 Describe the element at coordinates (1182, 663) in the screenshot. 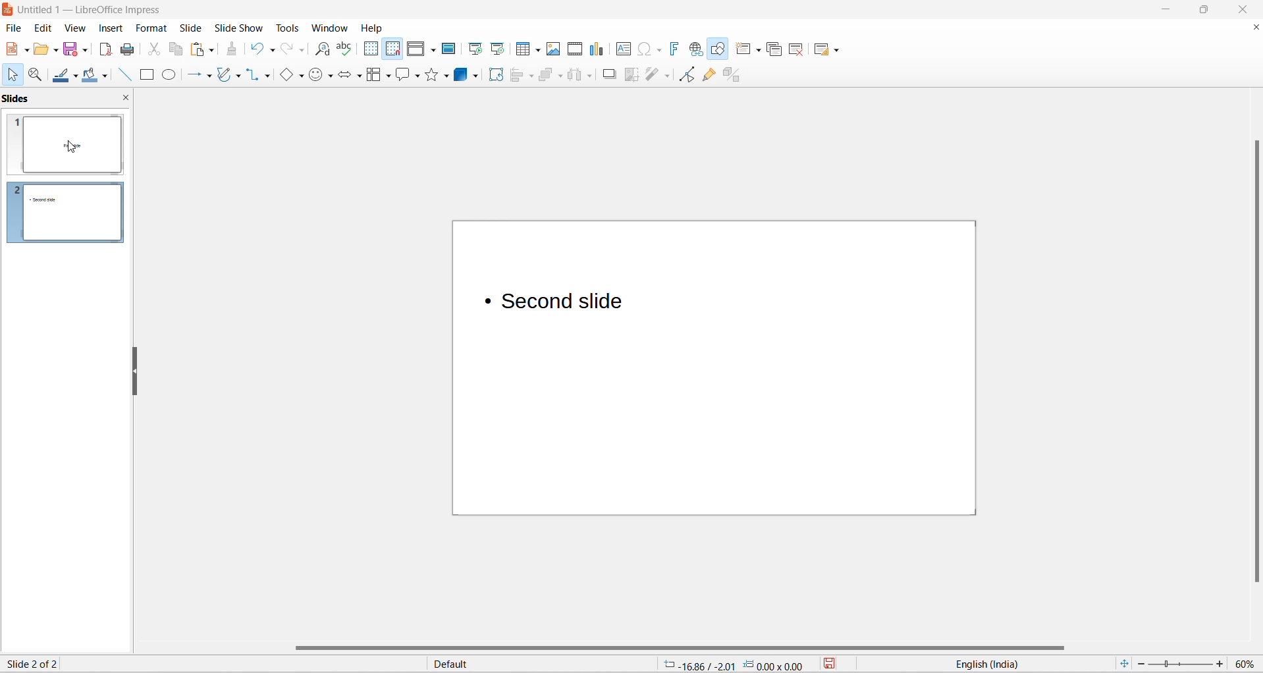

I see `zoom slider` at that location.